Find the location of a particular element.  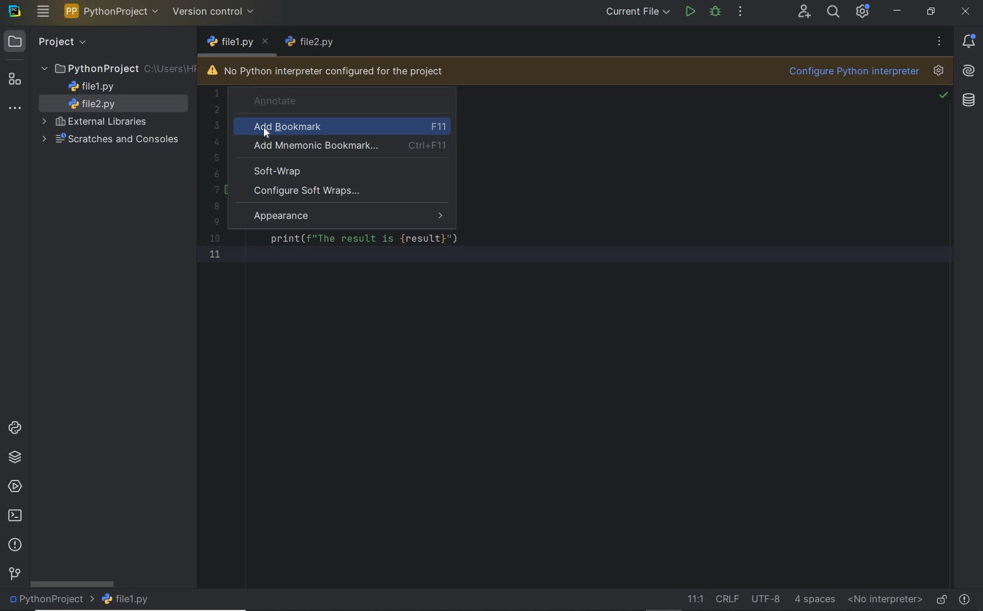

version control is located at coordinates (13, 575).